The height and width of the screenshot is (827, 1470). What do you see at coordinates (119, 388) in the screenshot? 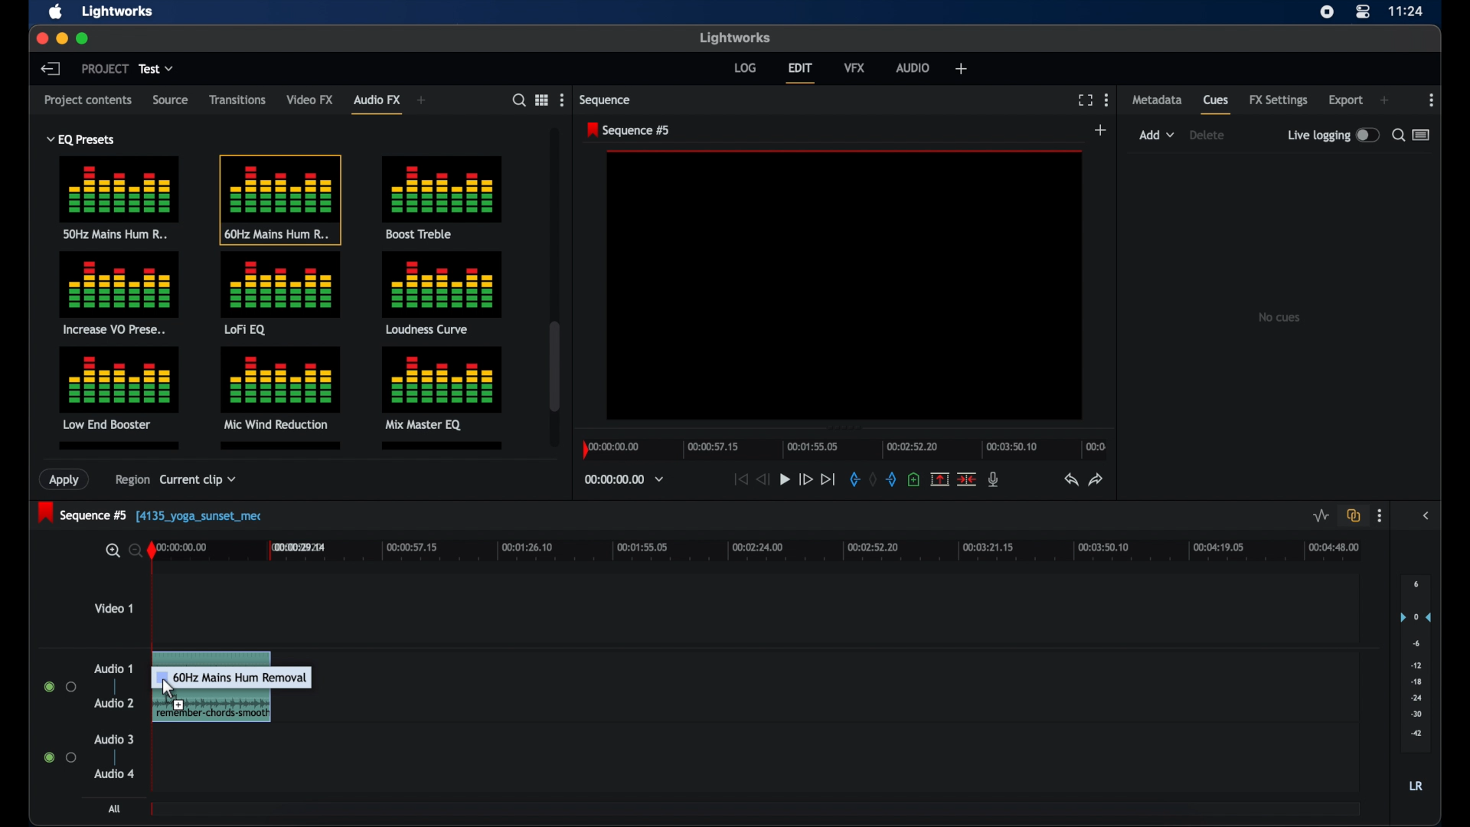
I see `low end booster` at bounding box center [119, 388].